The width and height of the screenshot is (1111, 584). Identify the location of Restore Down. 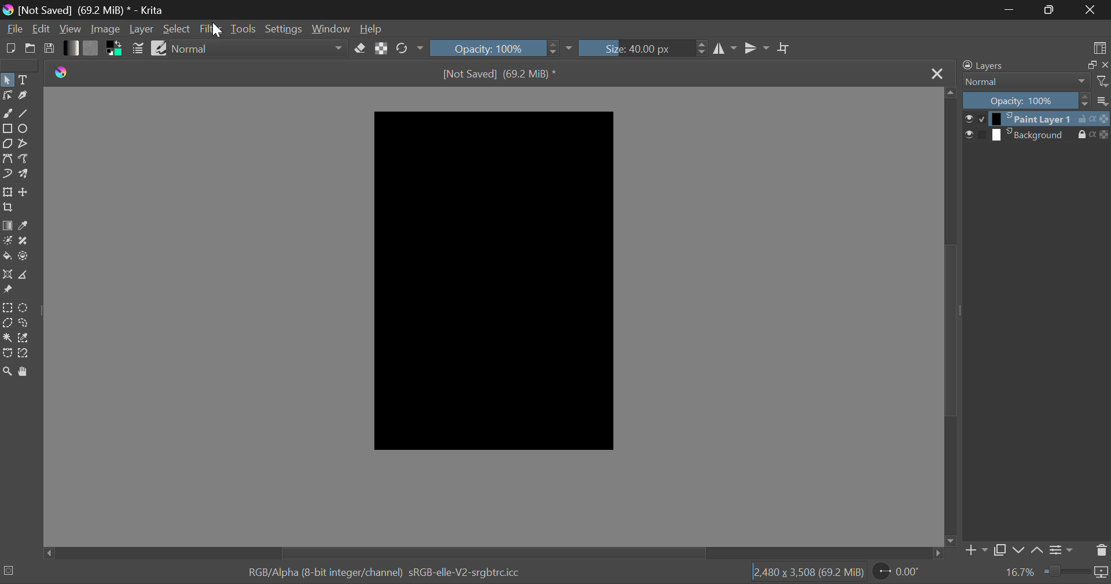
(1011, 10).